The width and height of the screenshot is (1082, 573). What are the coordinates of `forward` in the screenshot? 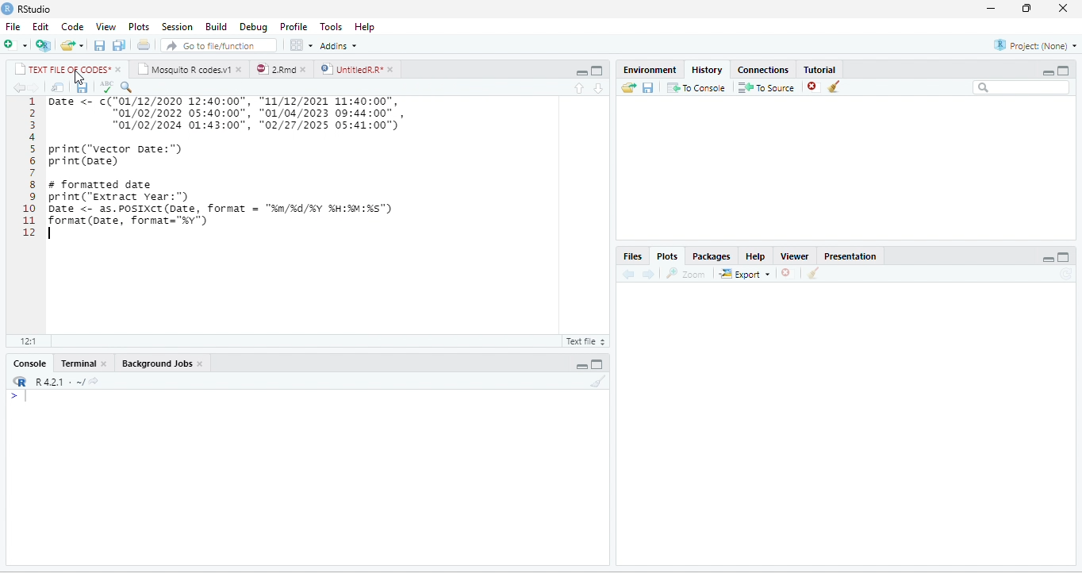 It's located at (648, 274).